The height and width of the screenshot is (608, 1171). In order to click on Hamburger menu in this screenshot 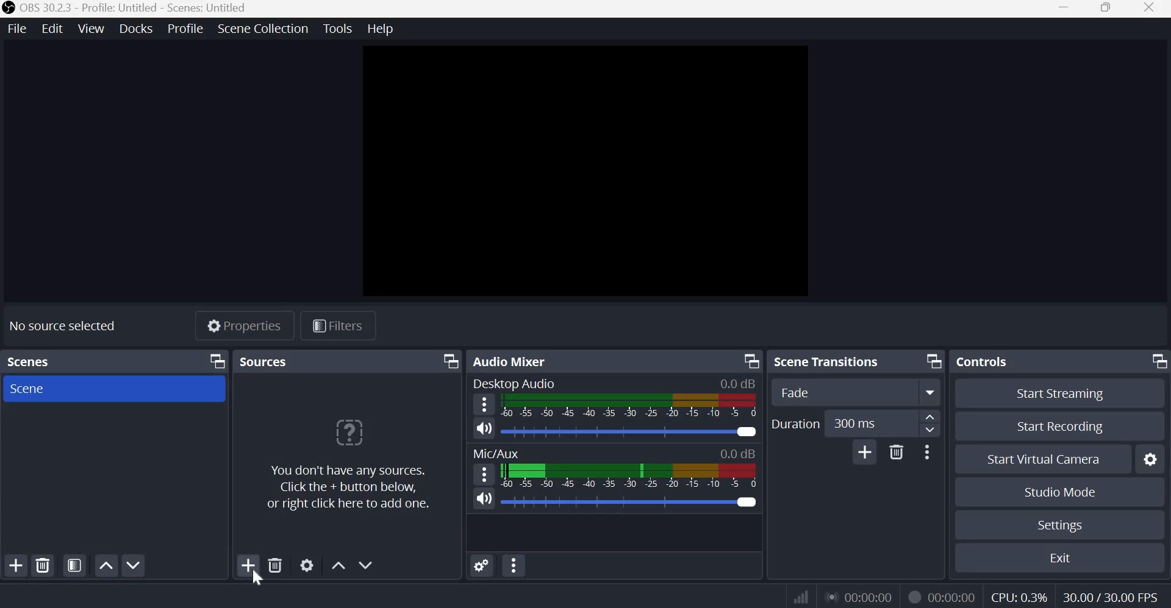, I will do `click(484, 405)`.